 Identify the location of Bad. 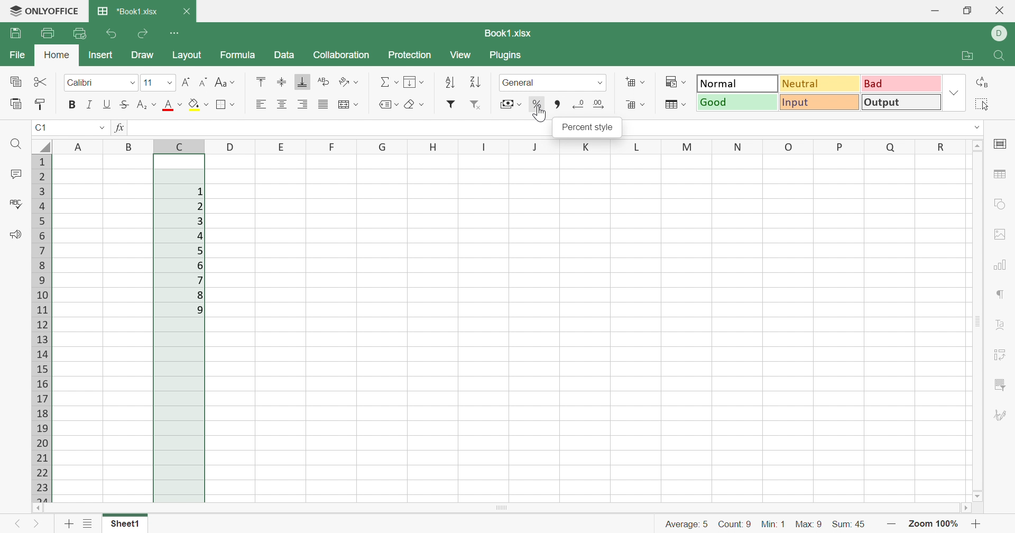
(901, 84).